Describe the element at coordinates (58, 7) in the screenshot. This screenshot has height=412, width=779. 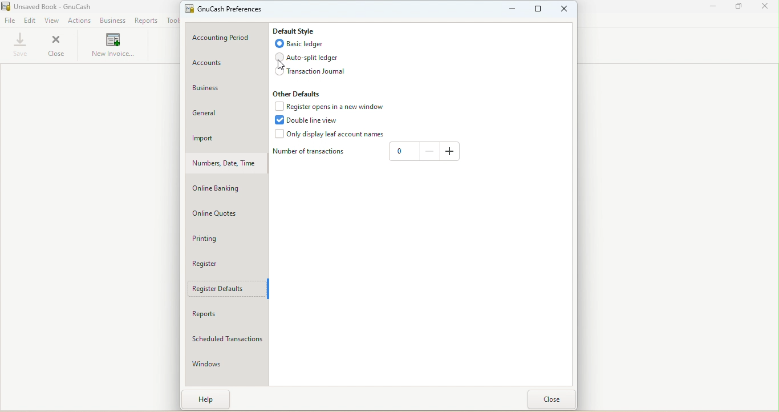
I see `File name` at that location.